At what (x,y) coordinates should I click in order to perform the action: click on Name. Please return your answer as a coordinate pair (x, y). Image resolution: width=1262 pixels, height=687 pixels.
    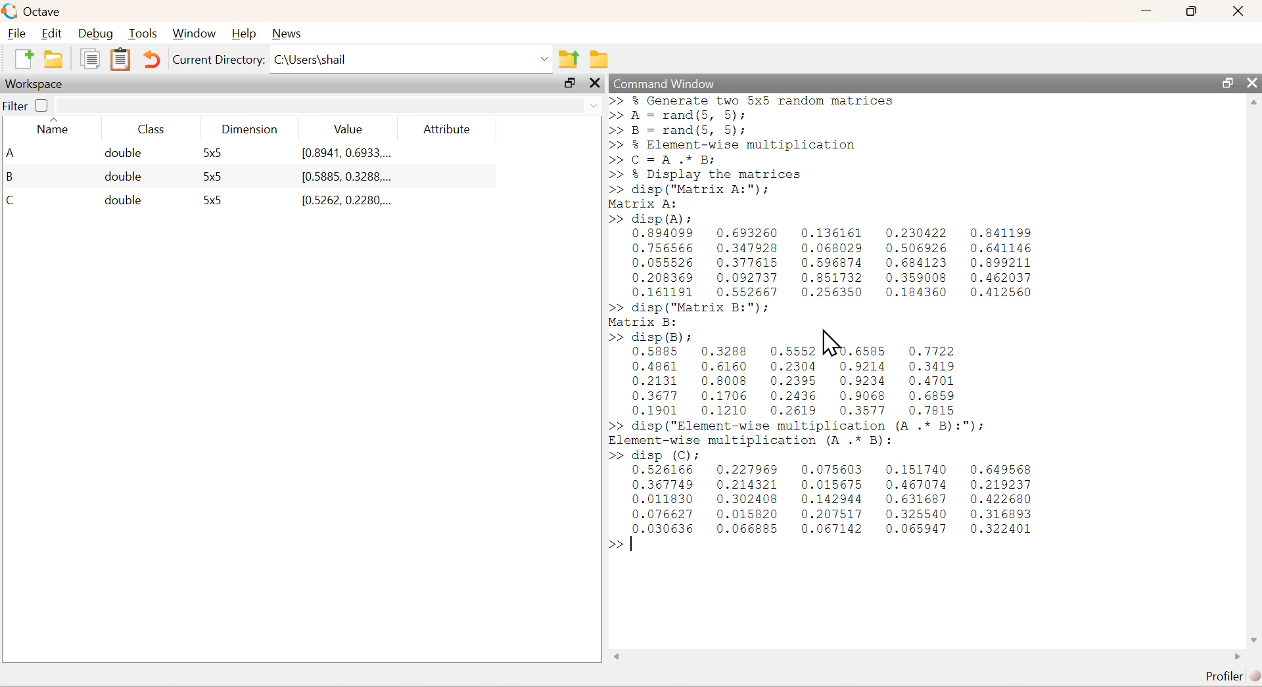
    Looking at the image, I should click on (55, 129).